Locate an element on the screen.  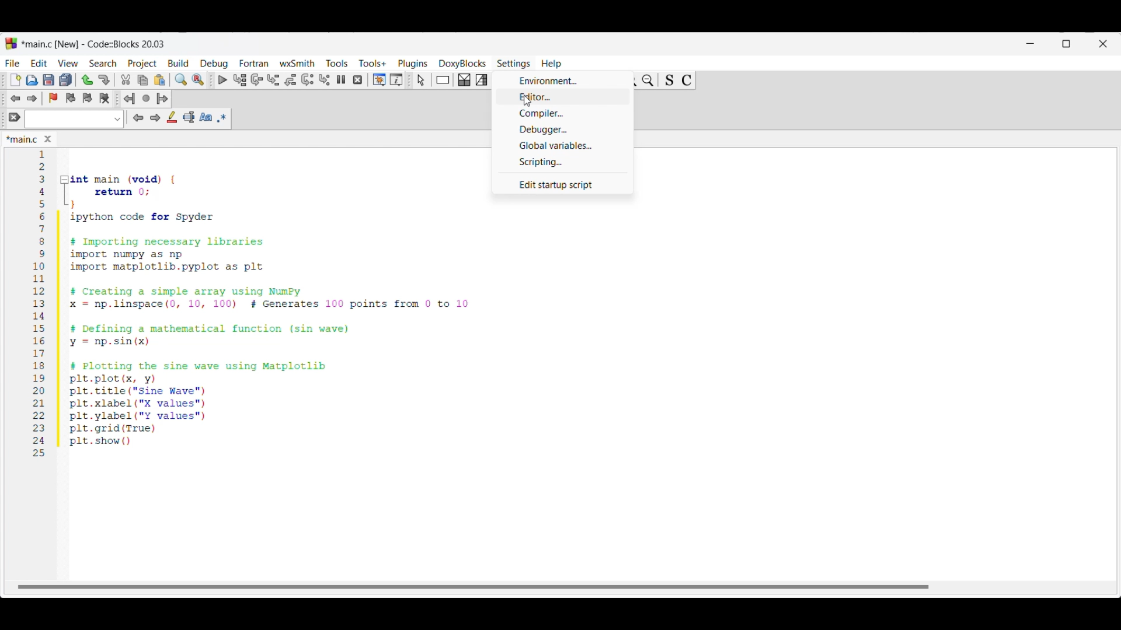
Debug/Continue is located at coordinates (223, 80).